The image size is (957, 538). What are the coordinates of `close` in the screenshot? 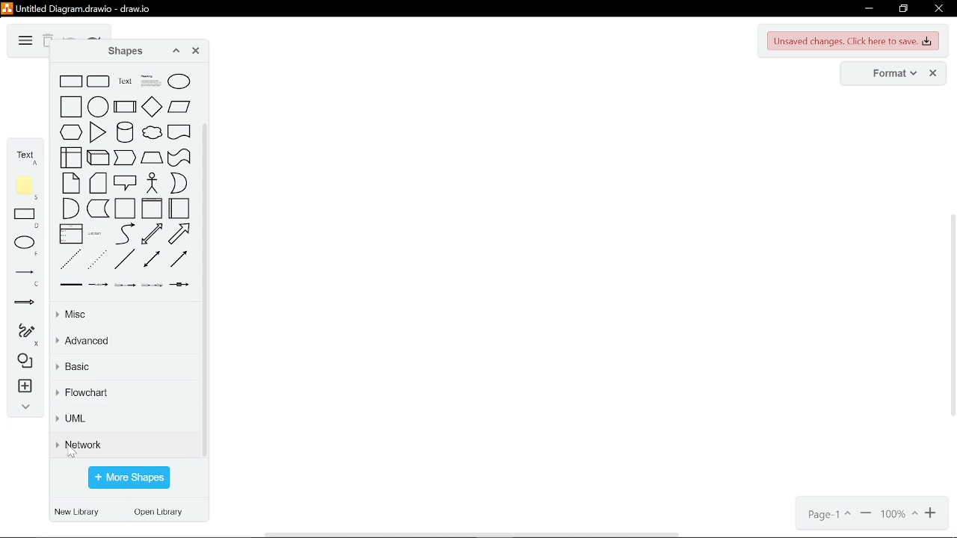 It's located at (938, 10).